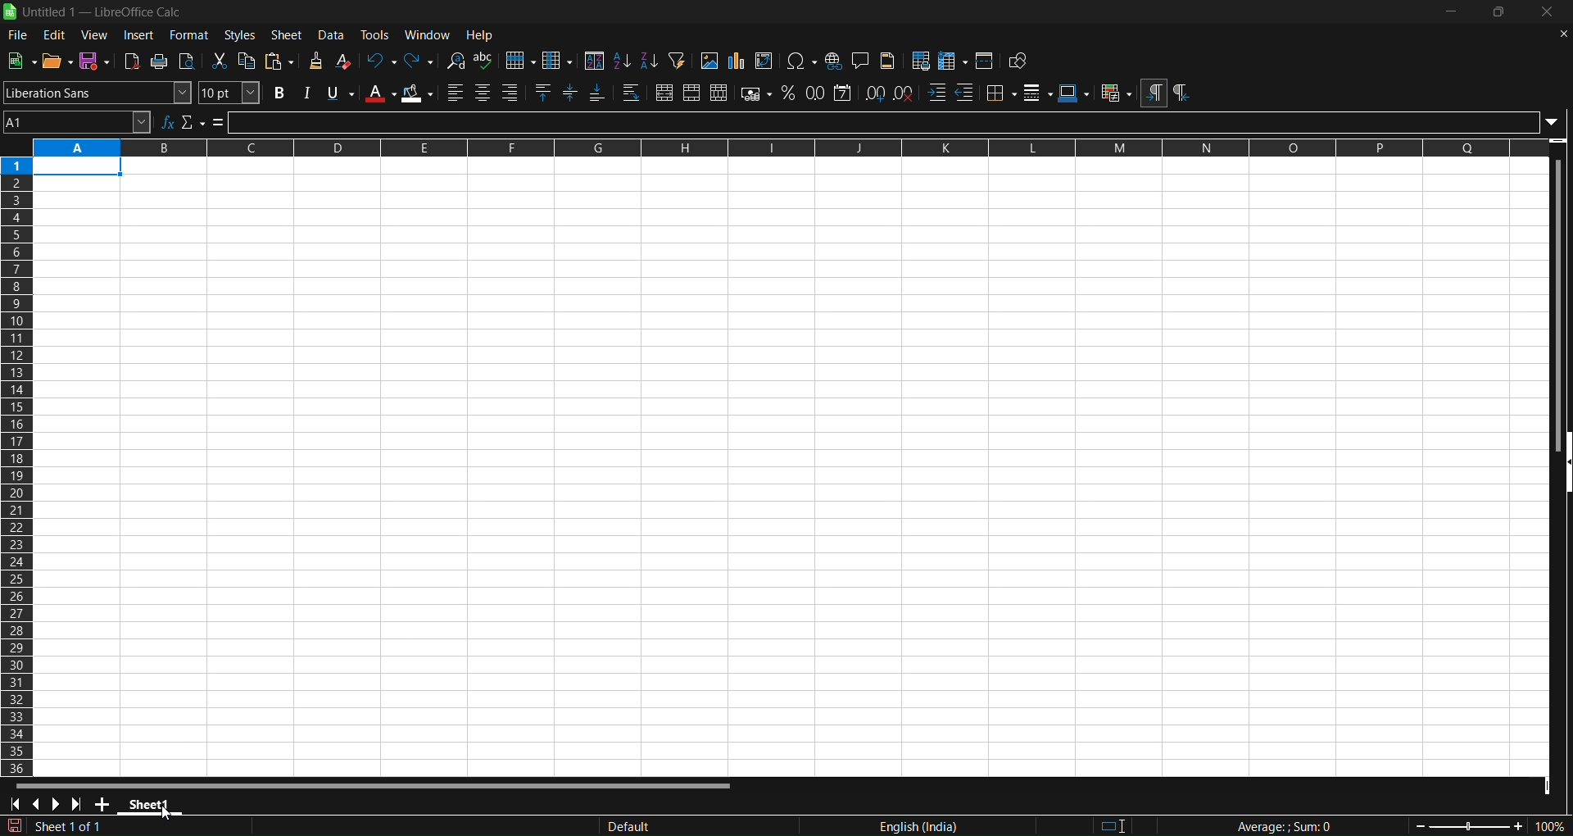 This screenshot has width=1573, height=836. Describe the element at coordinates (288, 34) in the screenshot. I see `sheet` at that location.